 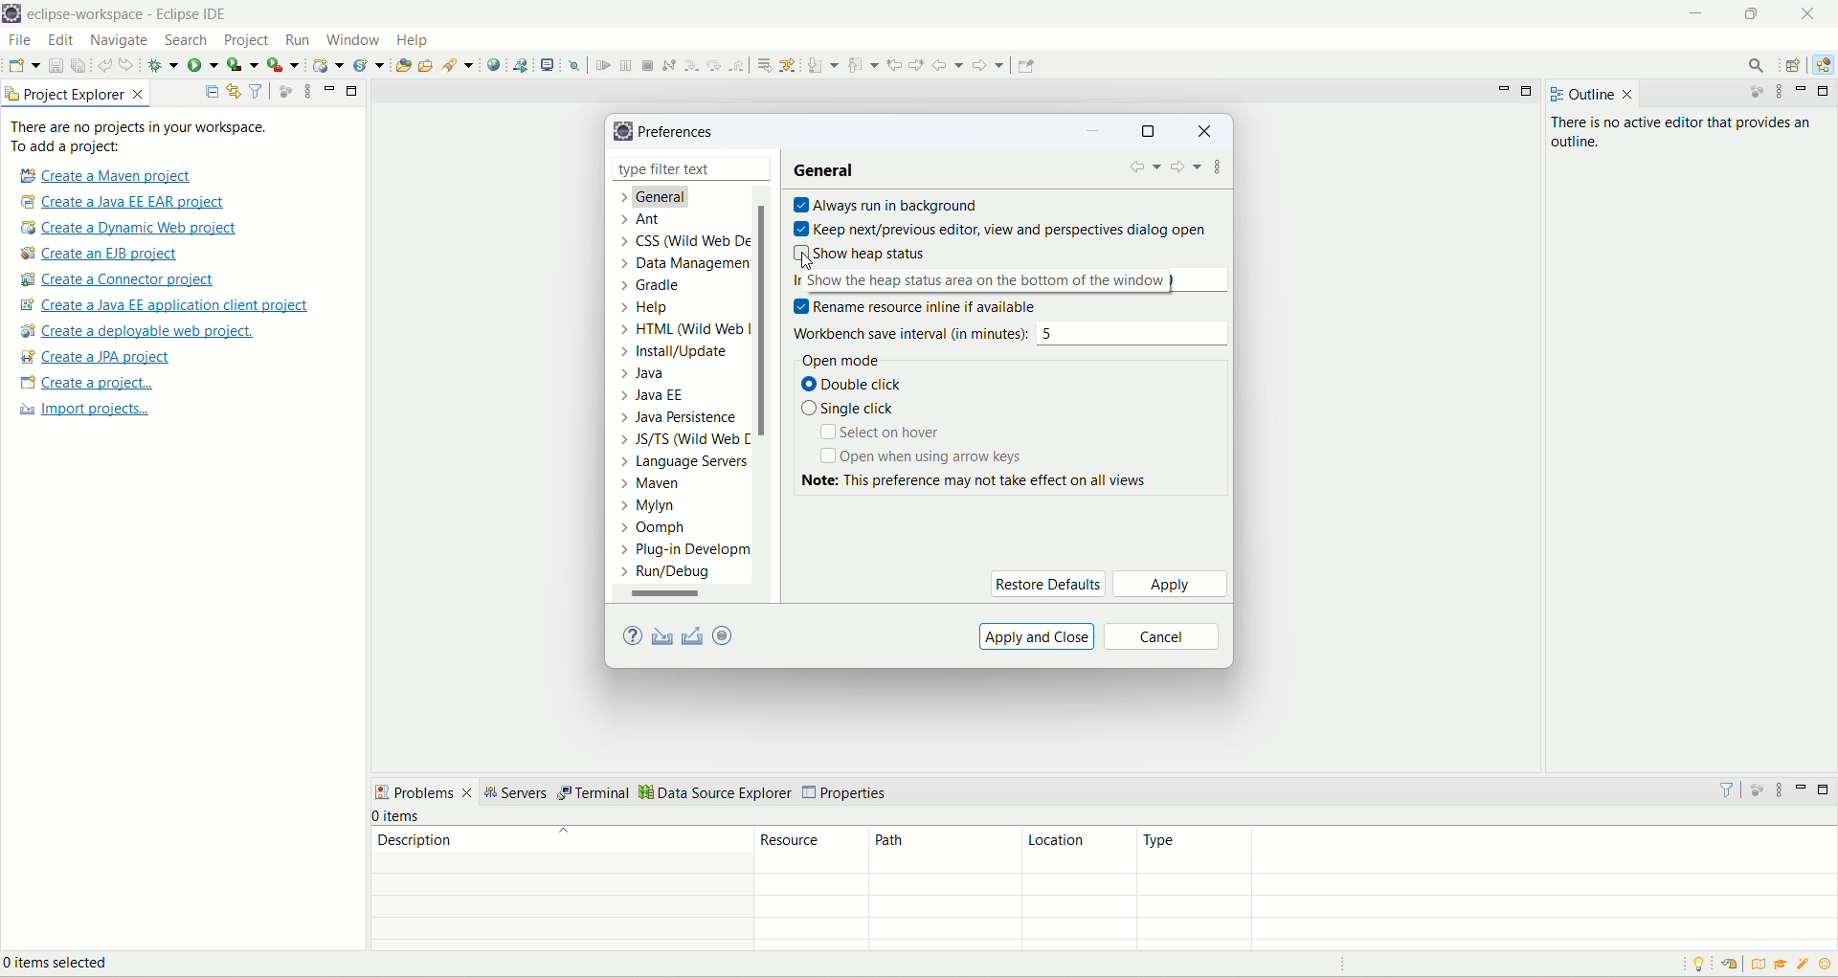 What do you see at coordinates (429, 67) in the screenshot?
I see `open task` at bounding box center [429, 67].